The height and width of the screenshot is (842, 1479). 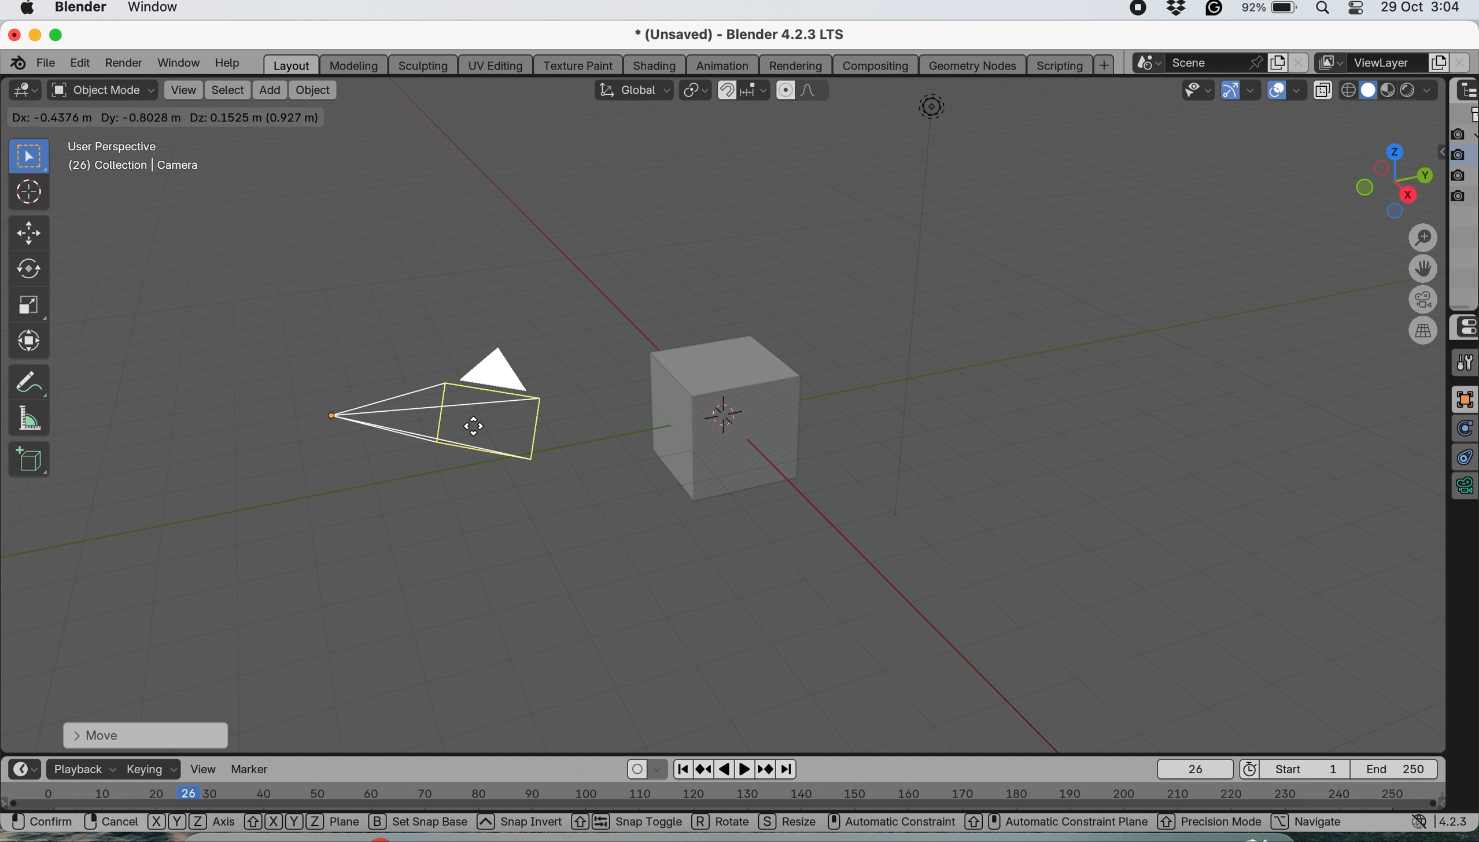 I want to click on edit, so click(x=82, y=62).